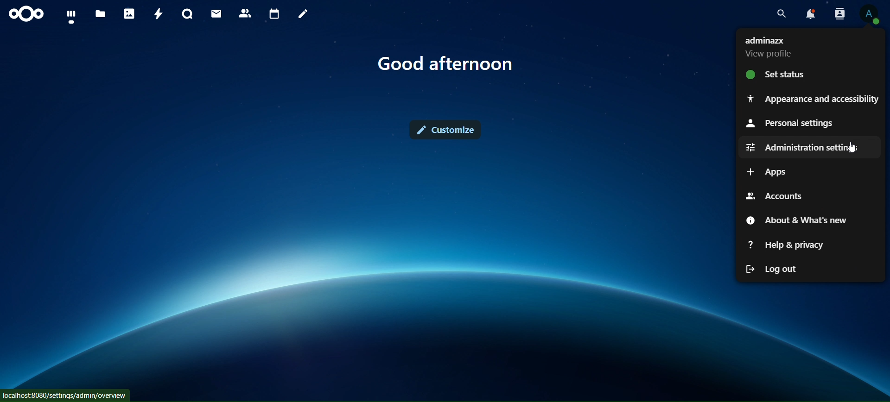 This screenshot has width=890, height=402. I want to click on Url, so click(66, 396).